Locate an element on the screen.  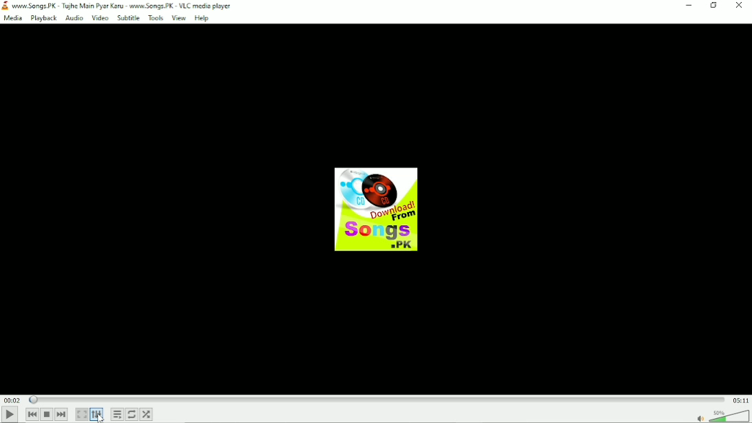
Audio track is located at coordinates (377, 209).